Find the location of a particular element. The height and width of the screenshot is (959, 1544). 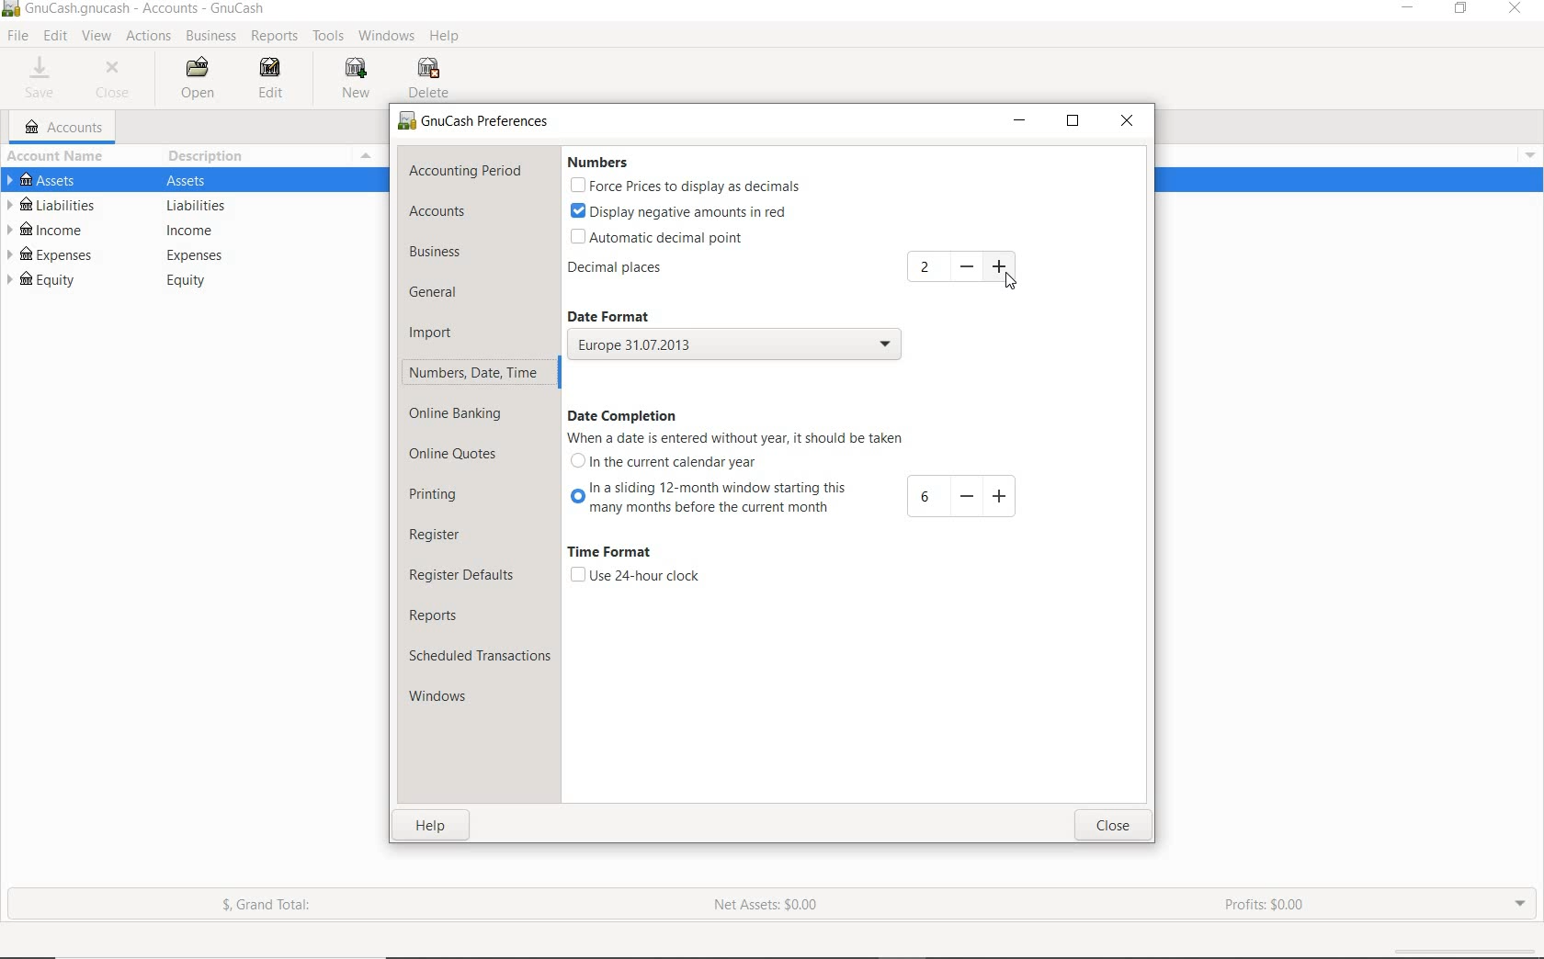

- is located at coordinates (965, 496).